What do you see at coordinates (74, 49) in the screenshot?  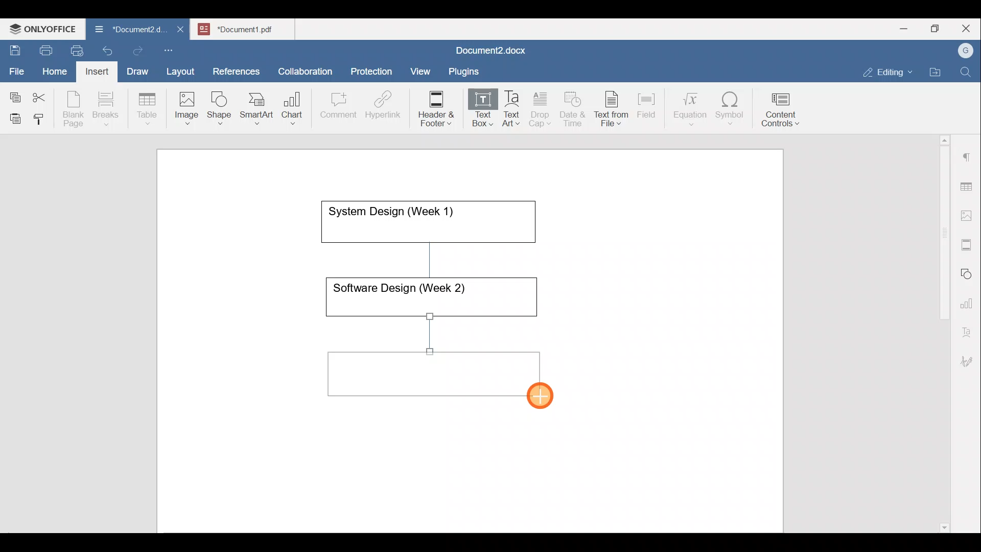 I see `Quick print` at bounding box center [74, 49].